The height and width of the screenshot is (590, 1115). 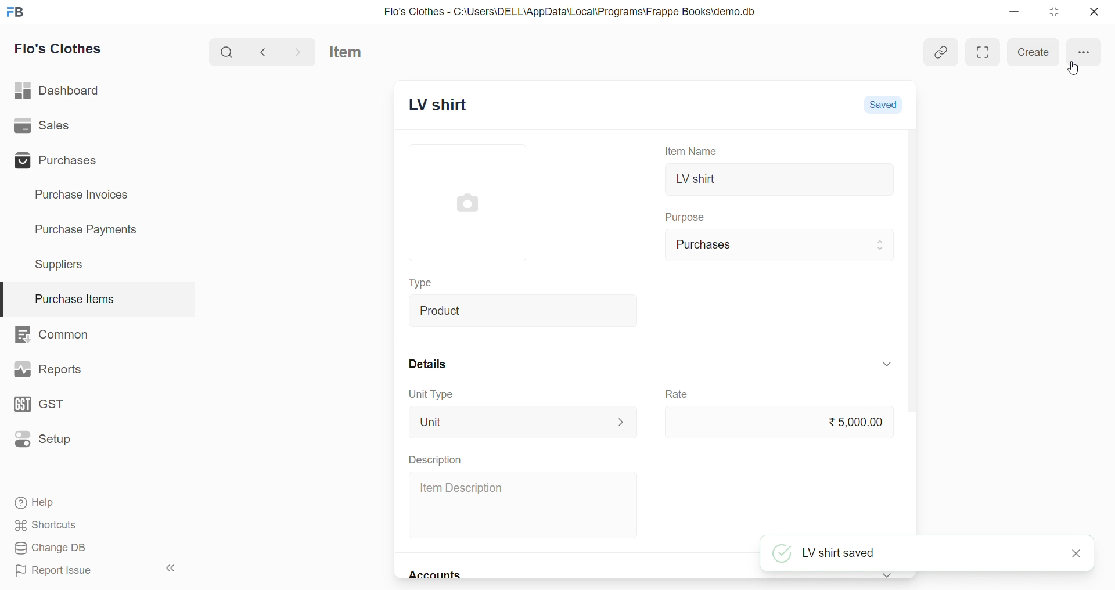 I want to click on Help, so click(x=92, y=501).